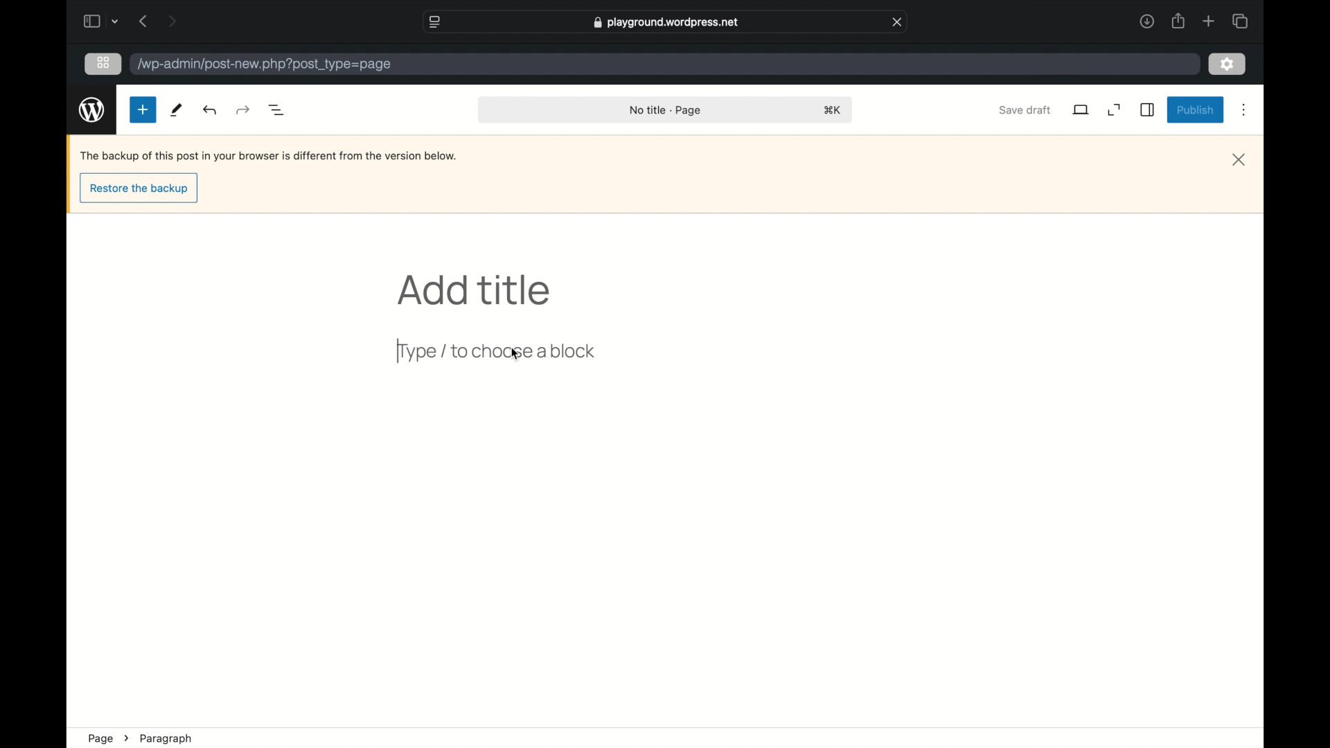 The height and width of the screenshot is (748, 1330). Describe the element at coordinates (898, 21) in the screenshot. I see `close` at that location.